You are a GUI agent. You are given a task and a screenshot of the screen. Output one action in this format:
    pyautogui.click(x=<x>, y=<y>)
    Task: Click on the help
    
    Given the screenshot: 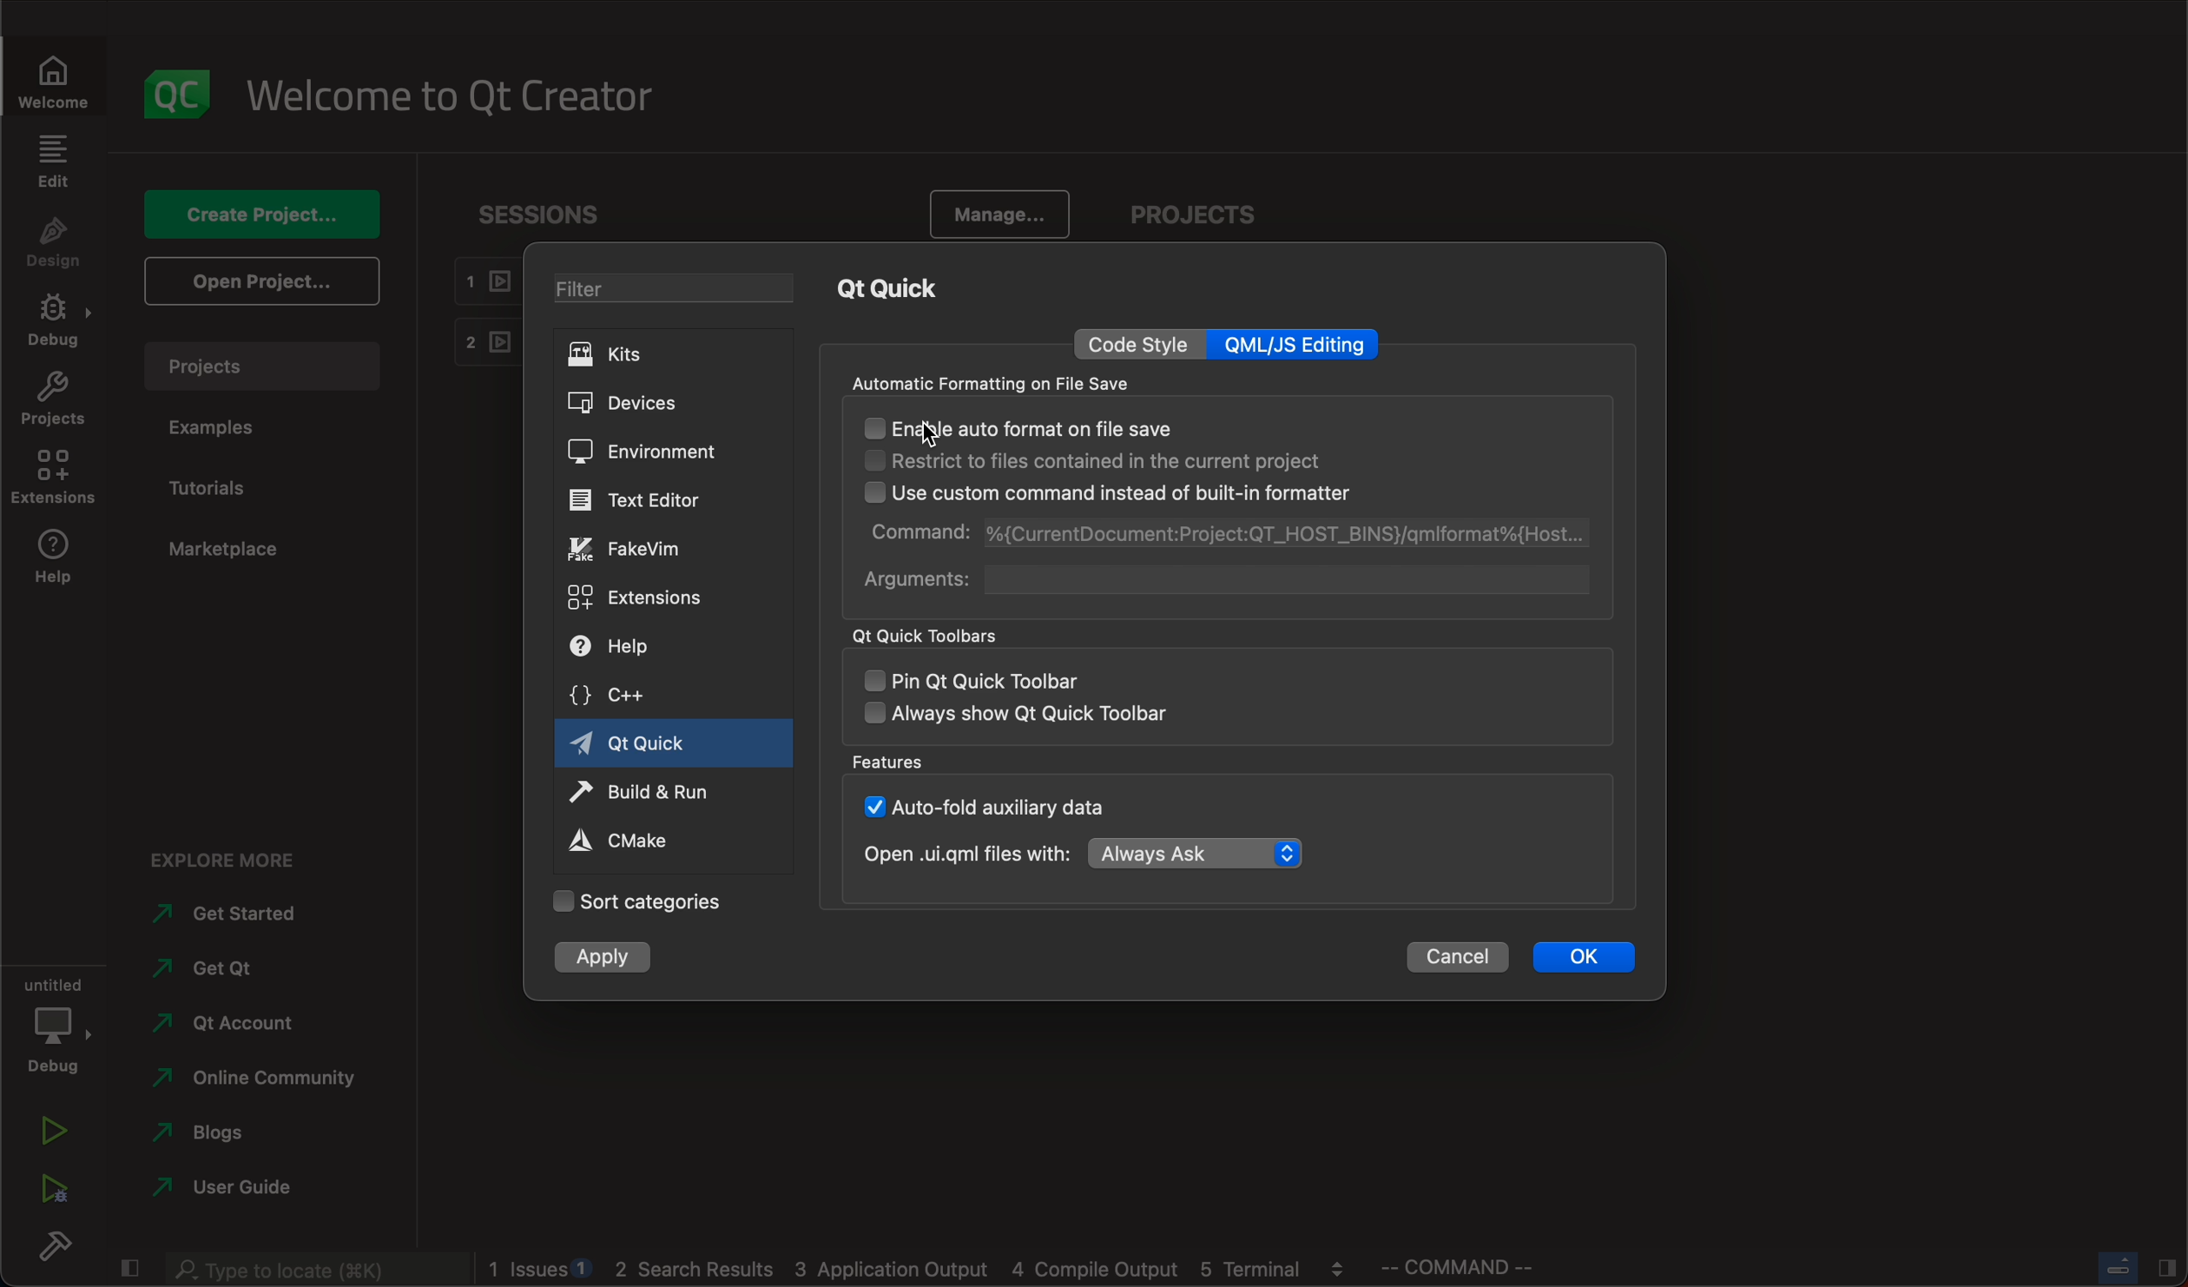 What is the action you would take?
    pyautogui.click(x=53, y=560)
    